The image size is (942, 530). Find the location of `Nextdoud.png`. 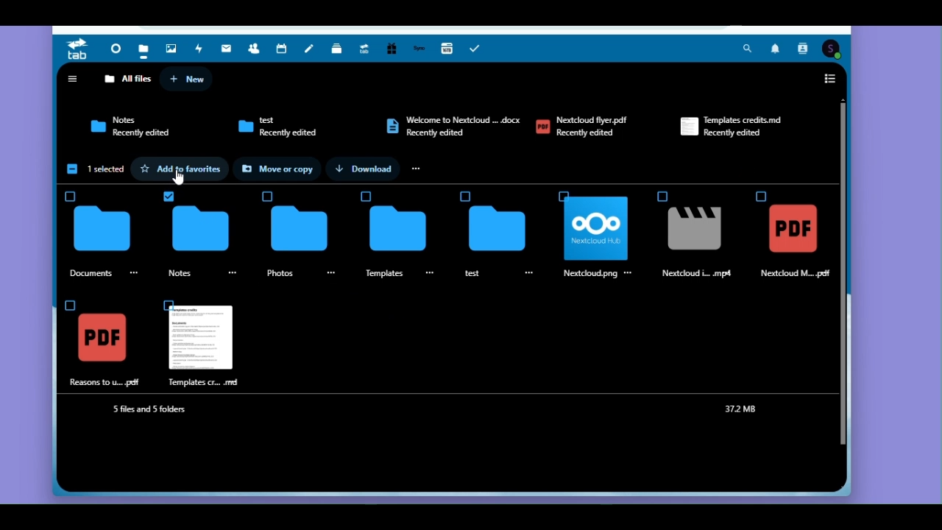

Nextdoud.png is located at coordinates (589, 275).